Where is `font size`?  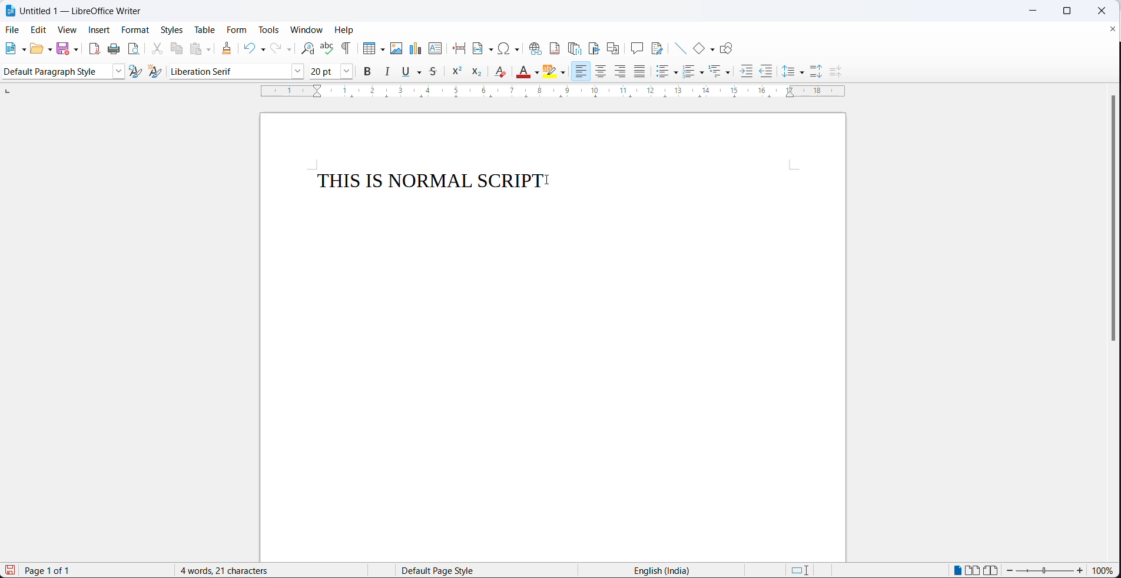
font size is located at coordinates (325, 71).